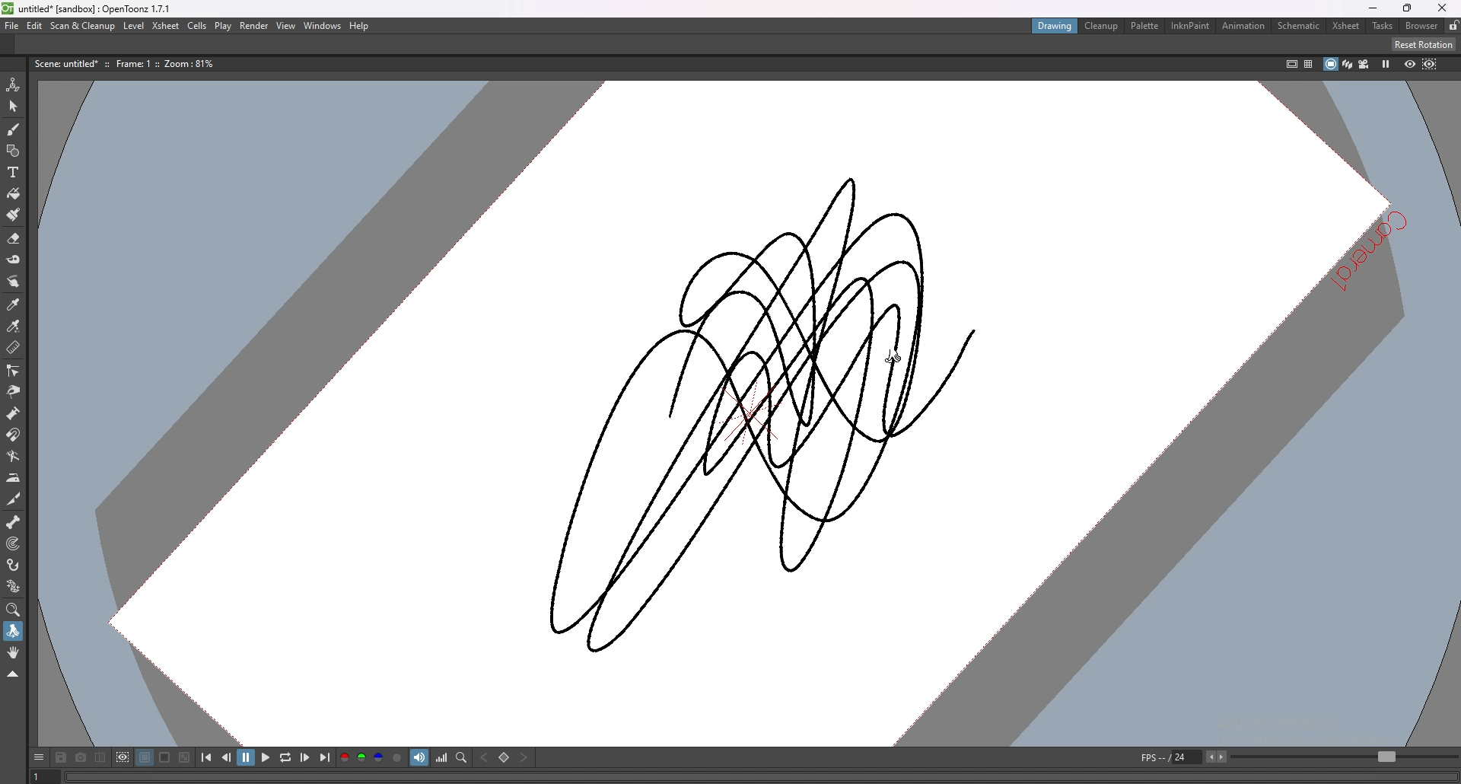 The image size is (1461, 784). Describe the element at coordinates (145, 758) in the screenshot. I see `black background` at that location.